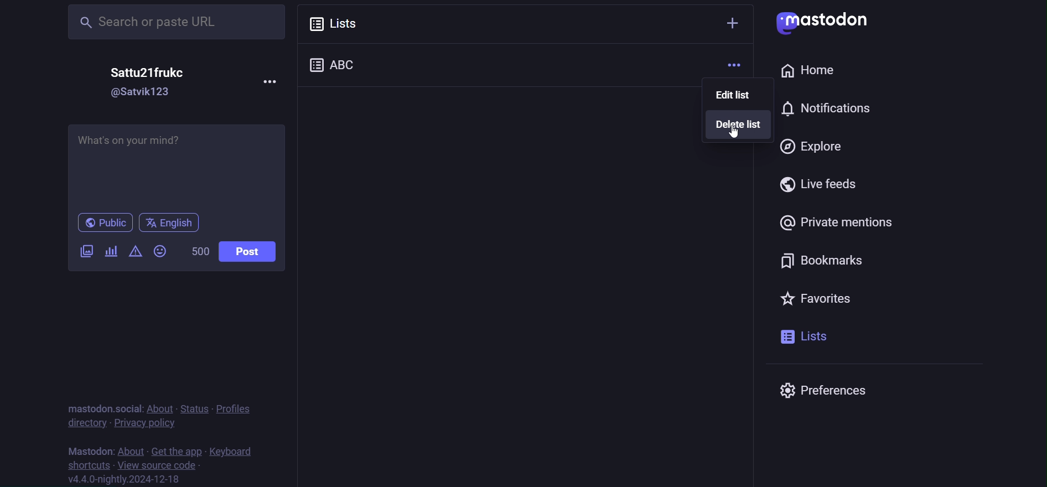 This screenshot has height=487, width=1047. Describe the element at coordinates (191, 406) in the screenshot. I see `status` at that location.